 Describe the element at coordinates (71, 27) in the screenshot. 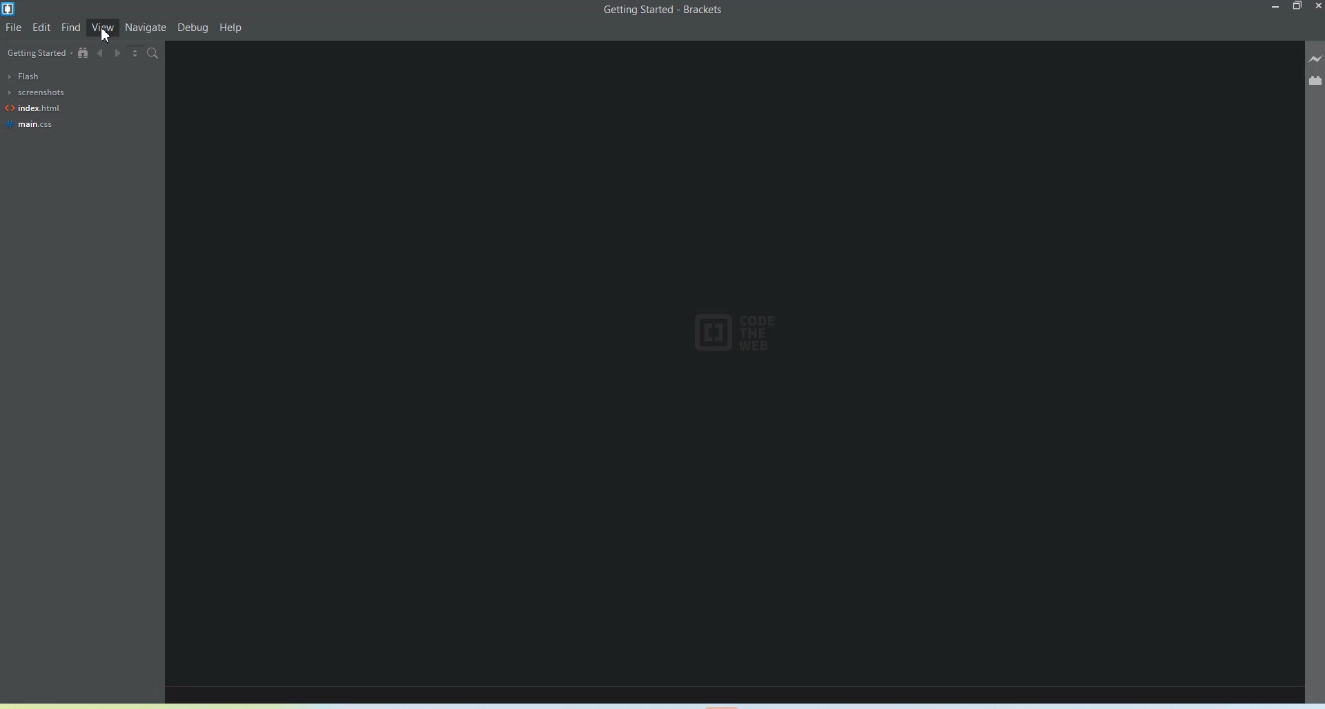

I see `Find` at that location.